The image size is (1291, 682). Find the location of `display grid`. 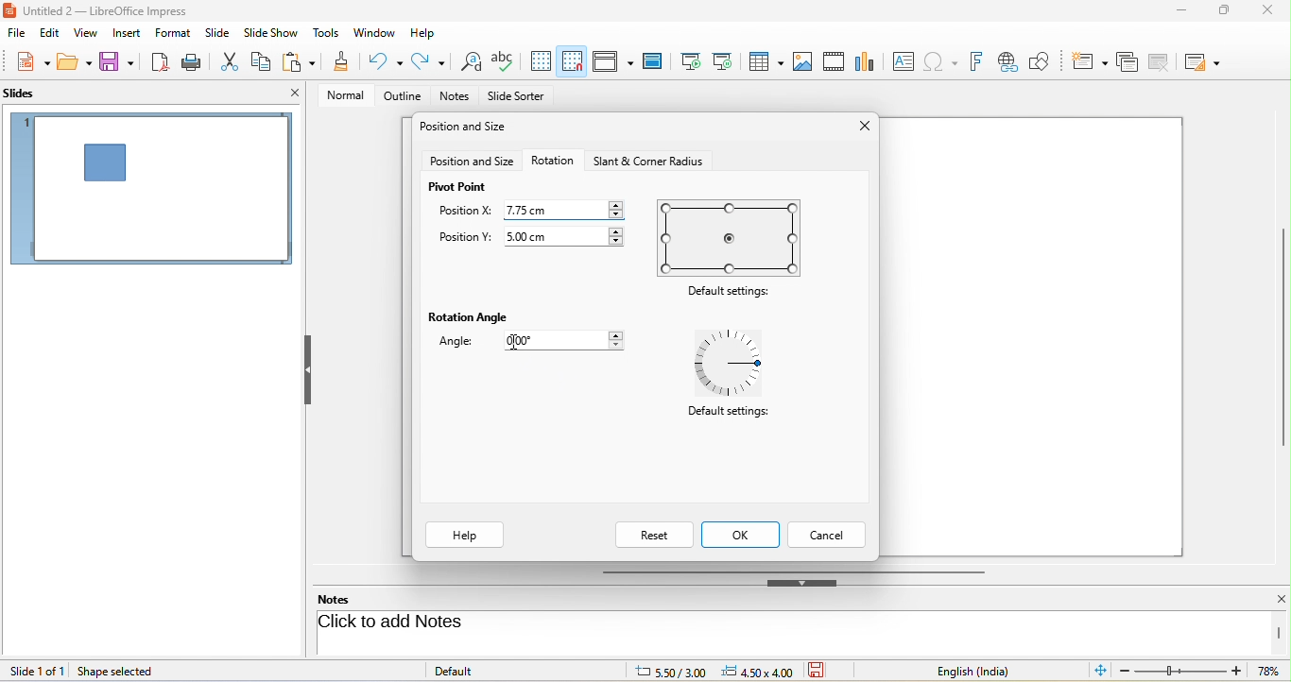

display grid is located at coordinates (541, 61).